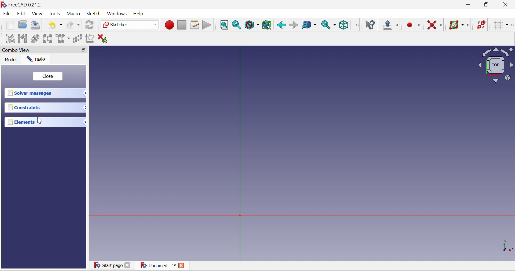 The height and width of the screenshot is (271, 515). Describe the element at coordinates (113, 265) in the screenshot. I see `Start page` at that location.